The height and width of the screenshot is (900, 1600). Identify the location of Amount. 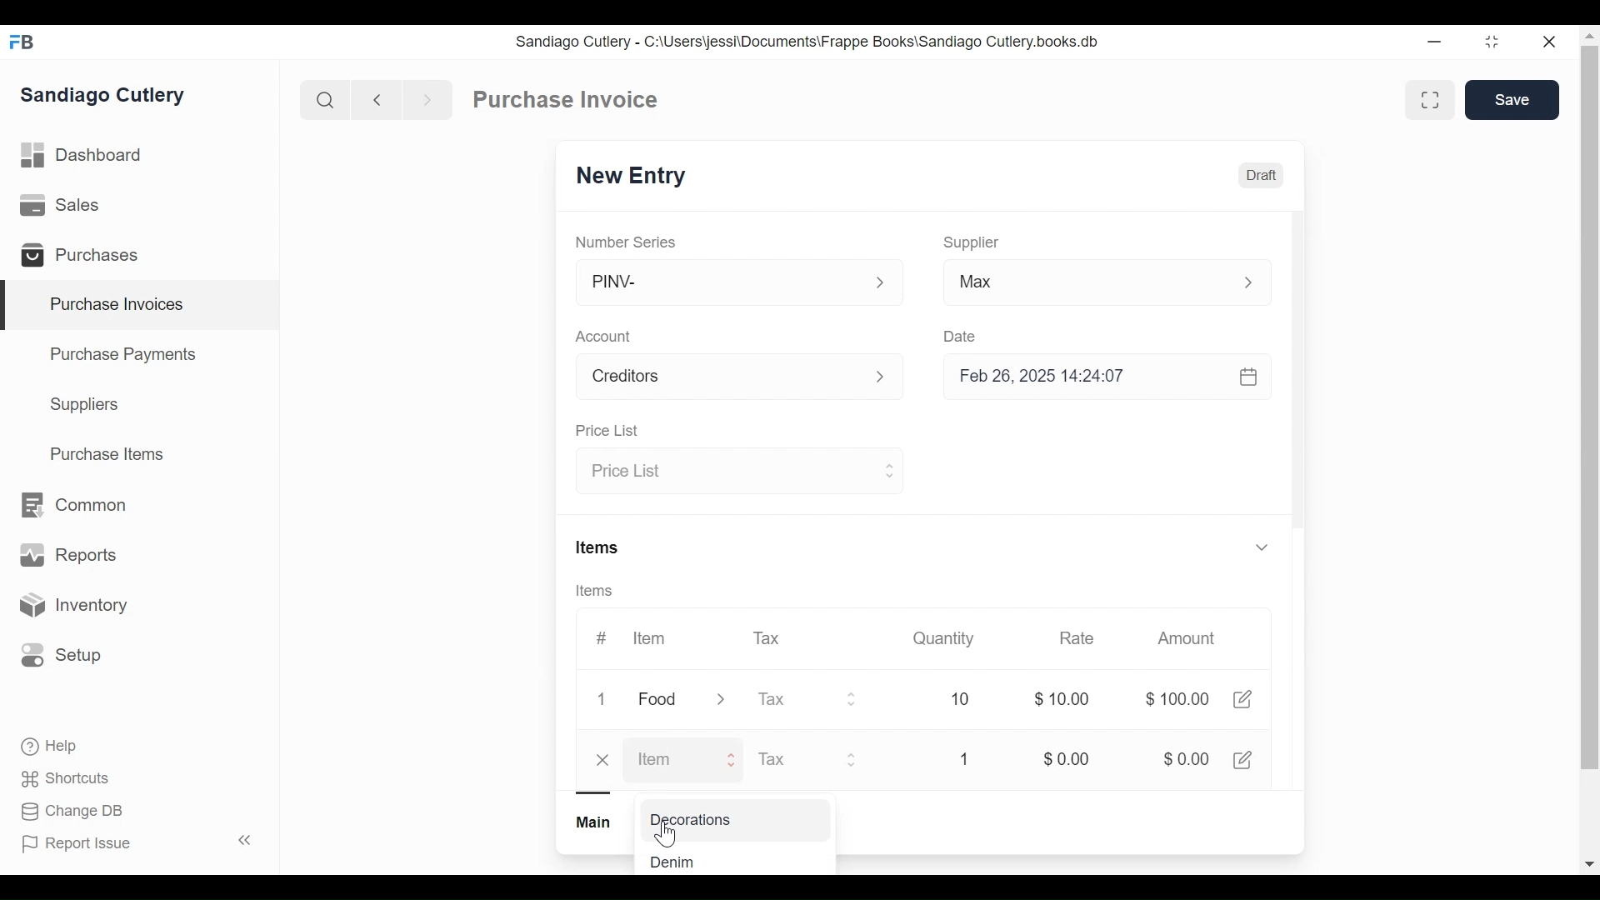
(1191, 639).